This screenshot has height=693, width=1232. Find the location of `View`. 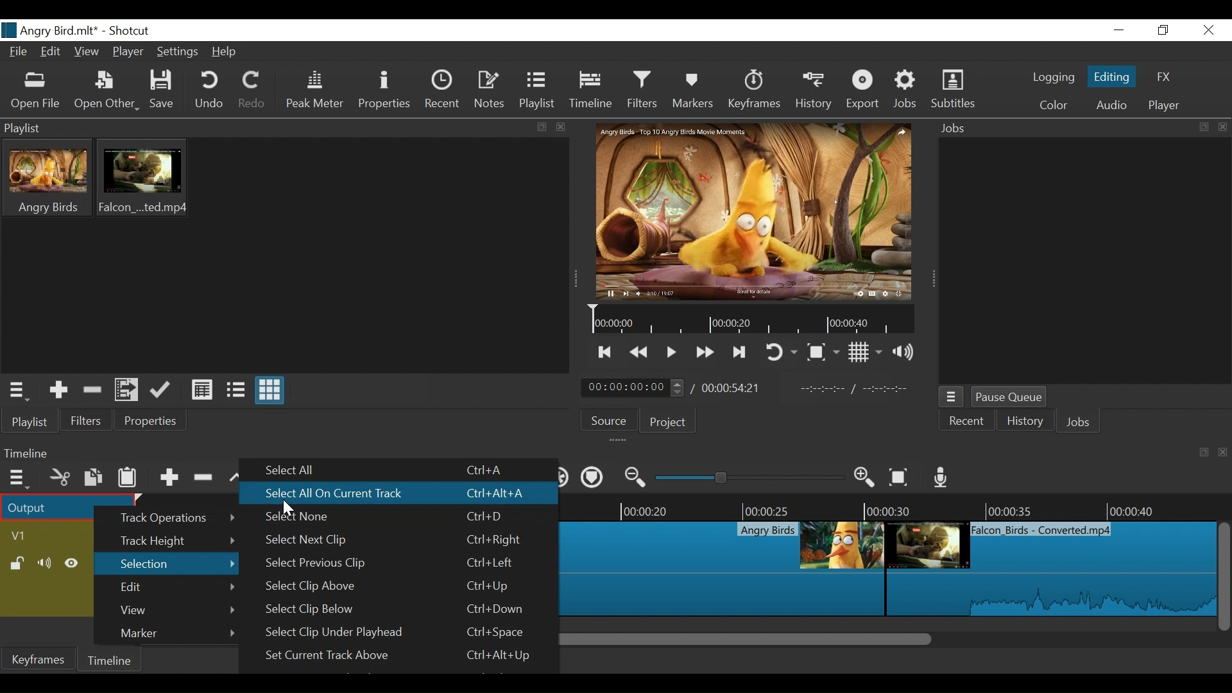

View is located at coordinates (178, 610).